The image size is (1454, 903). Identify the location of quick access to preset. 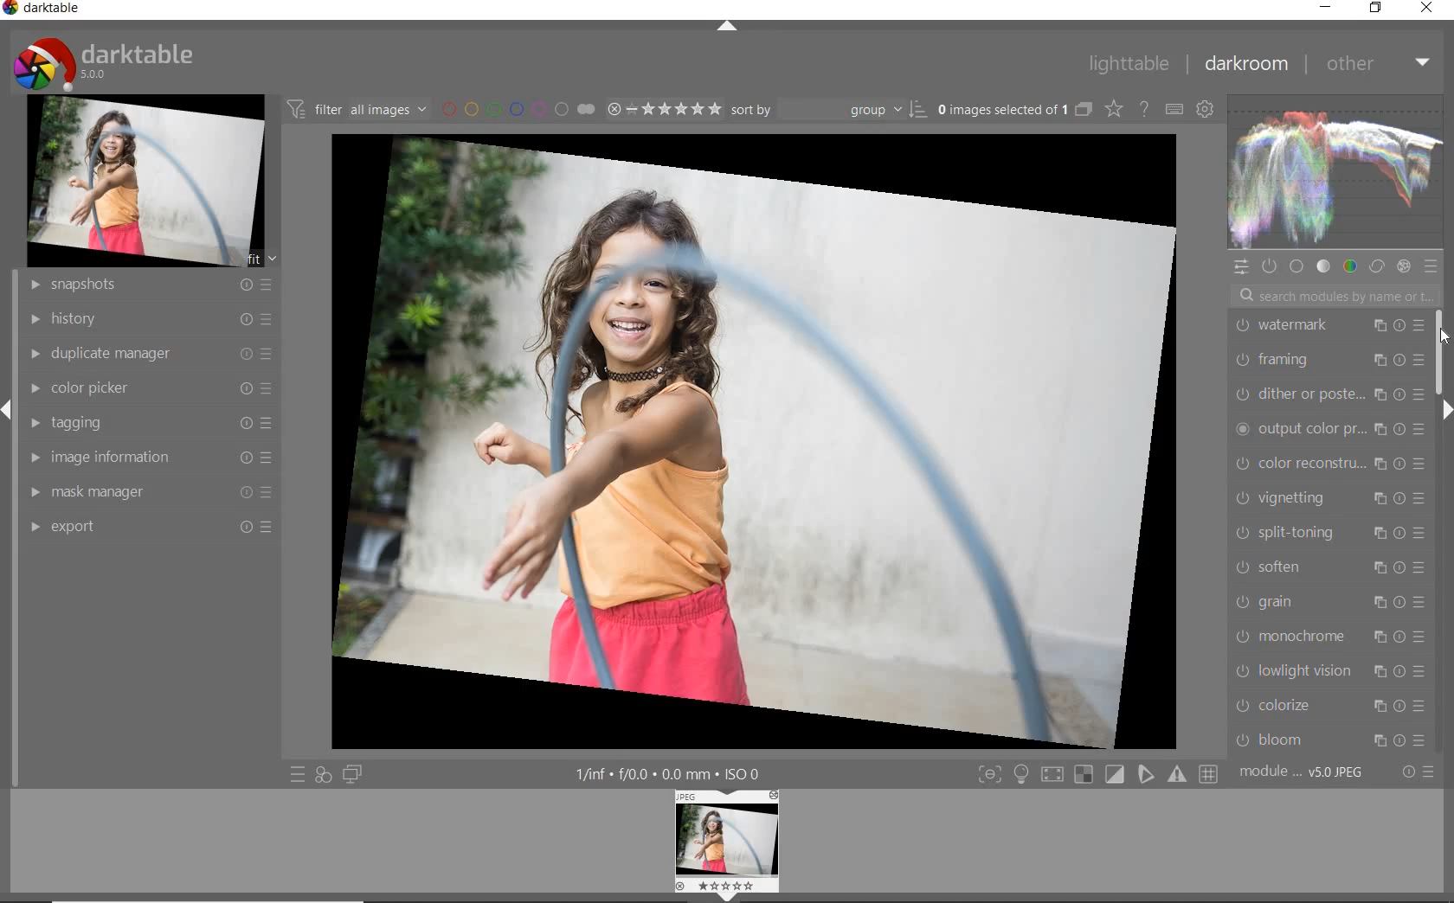
(299, 773).